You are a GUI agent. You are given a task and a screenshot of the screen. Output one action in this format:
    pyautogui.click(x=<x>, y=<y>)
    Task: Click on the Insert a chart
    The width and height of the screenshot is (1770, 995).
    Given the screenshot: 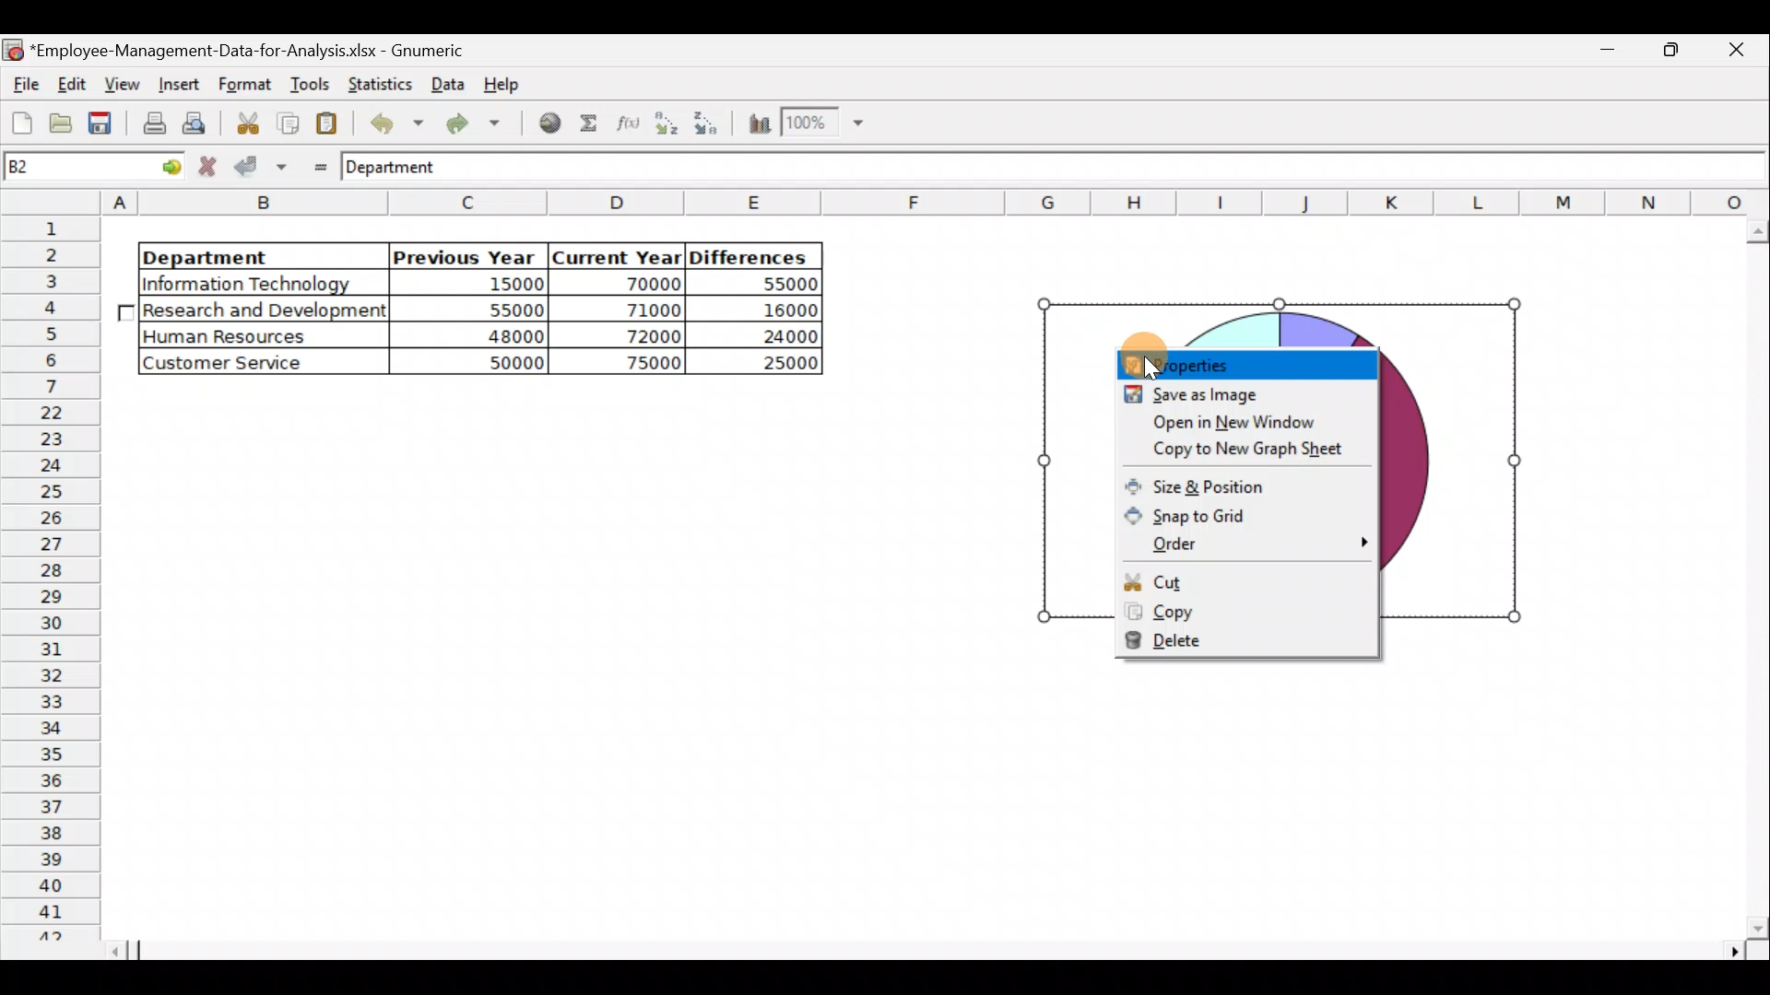 What is the action you would take?
    pyautogui.click(x=757, y=124)
    